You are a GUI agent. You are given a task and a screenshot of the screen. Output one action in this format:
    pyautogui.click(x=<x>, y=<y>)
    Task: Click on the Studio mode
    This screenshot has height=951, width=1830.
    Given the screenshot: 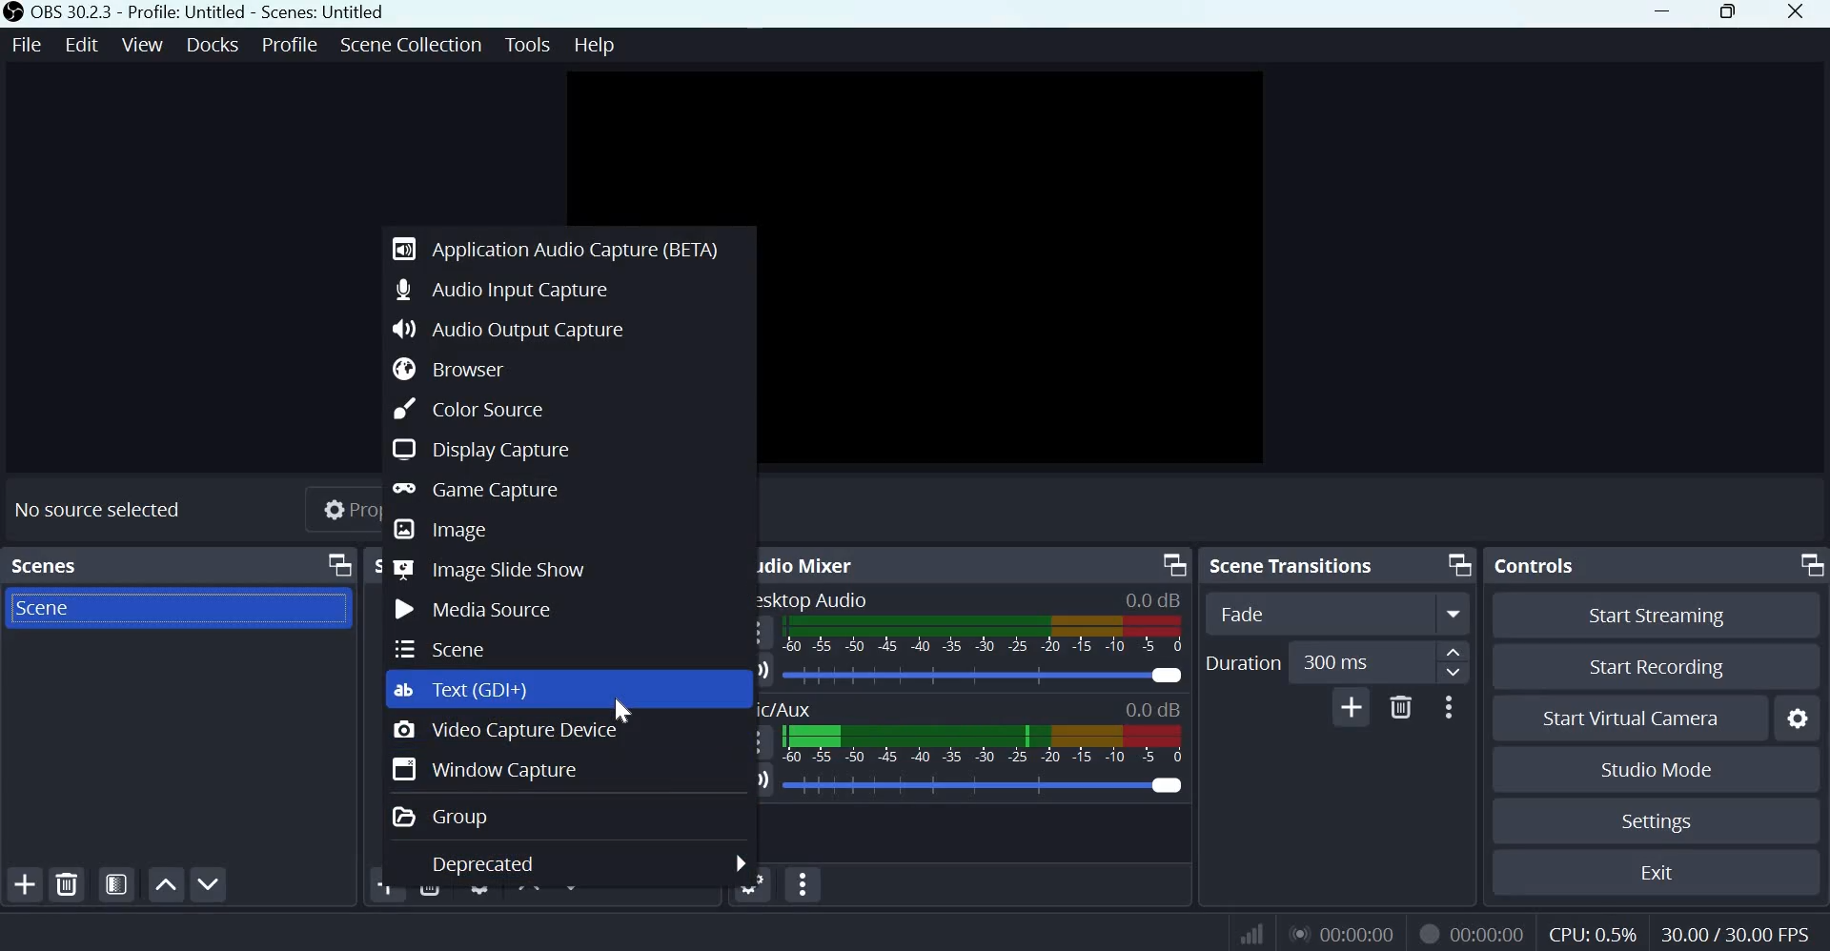 What is the action you would take?
    pyautogui.click(x=1657, y=771)
    